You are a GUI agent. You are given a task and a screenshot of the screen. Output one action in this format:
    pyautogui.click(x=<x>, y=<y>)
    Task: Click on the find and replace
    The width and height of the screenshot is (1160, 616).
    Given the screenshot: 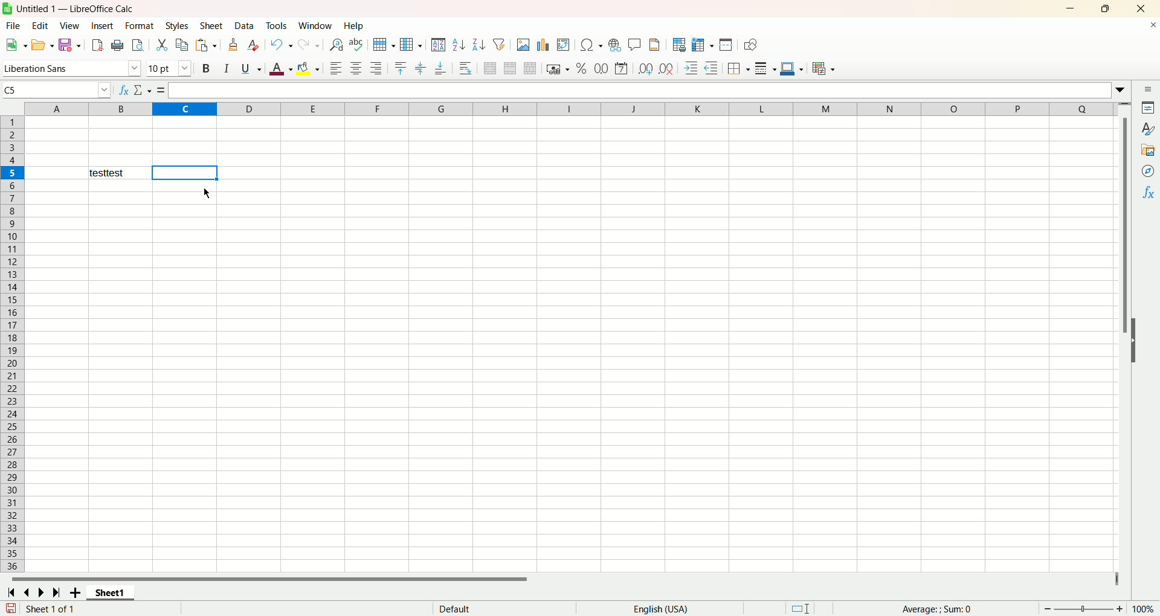 What is the action you would take?
    pyautogui.click(x=335, y=45)
    